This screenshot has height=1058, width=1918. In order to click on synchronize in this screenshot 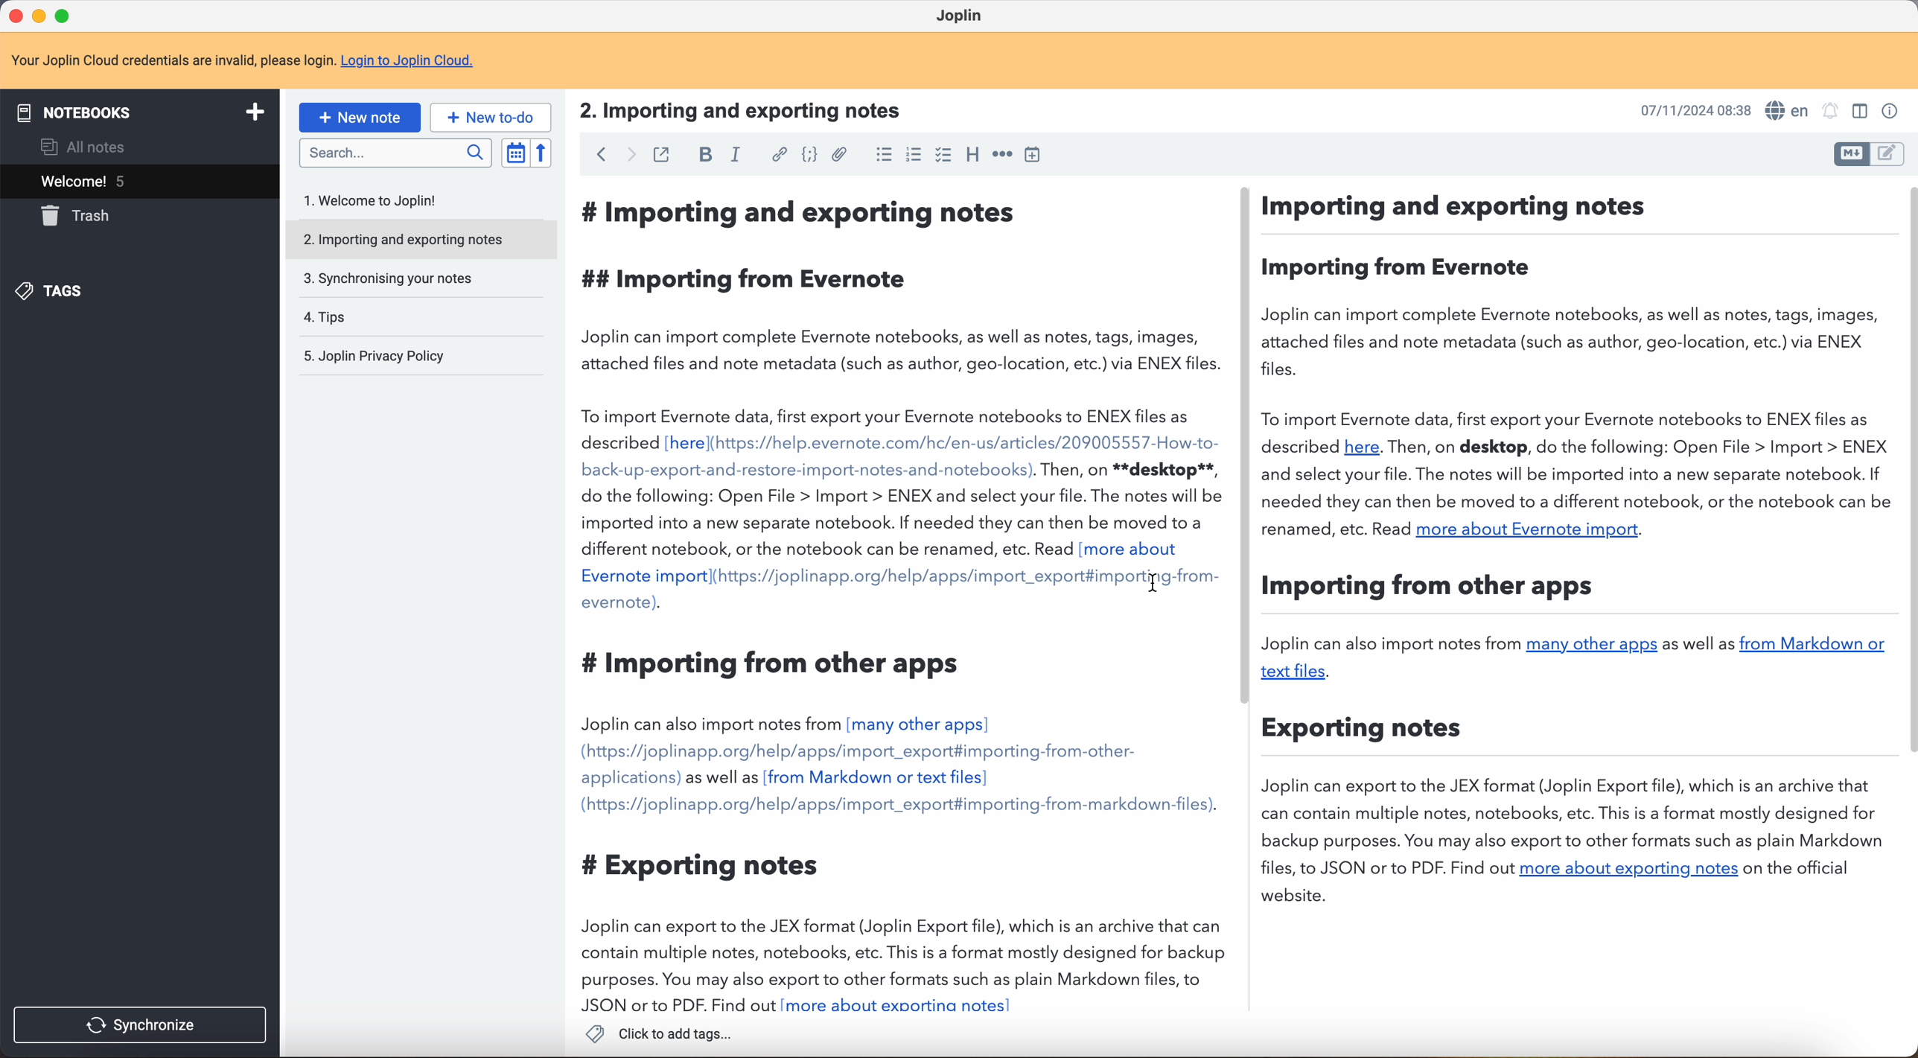, I will do `click(140, 1026)`.